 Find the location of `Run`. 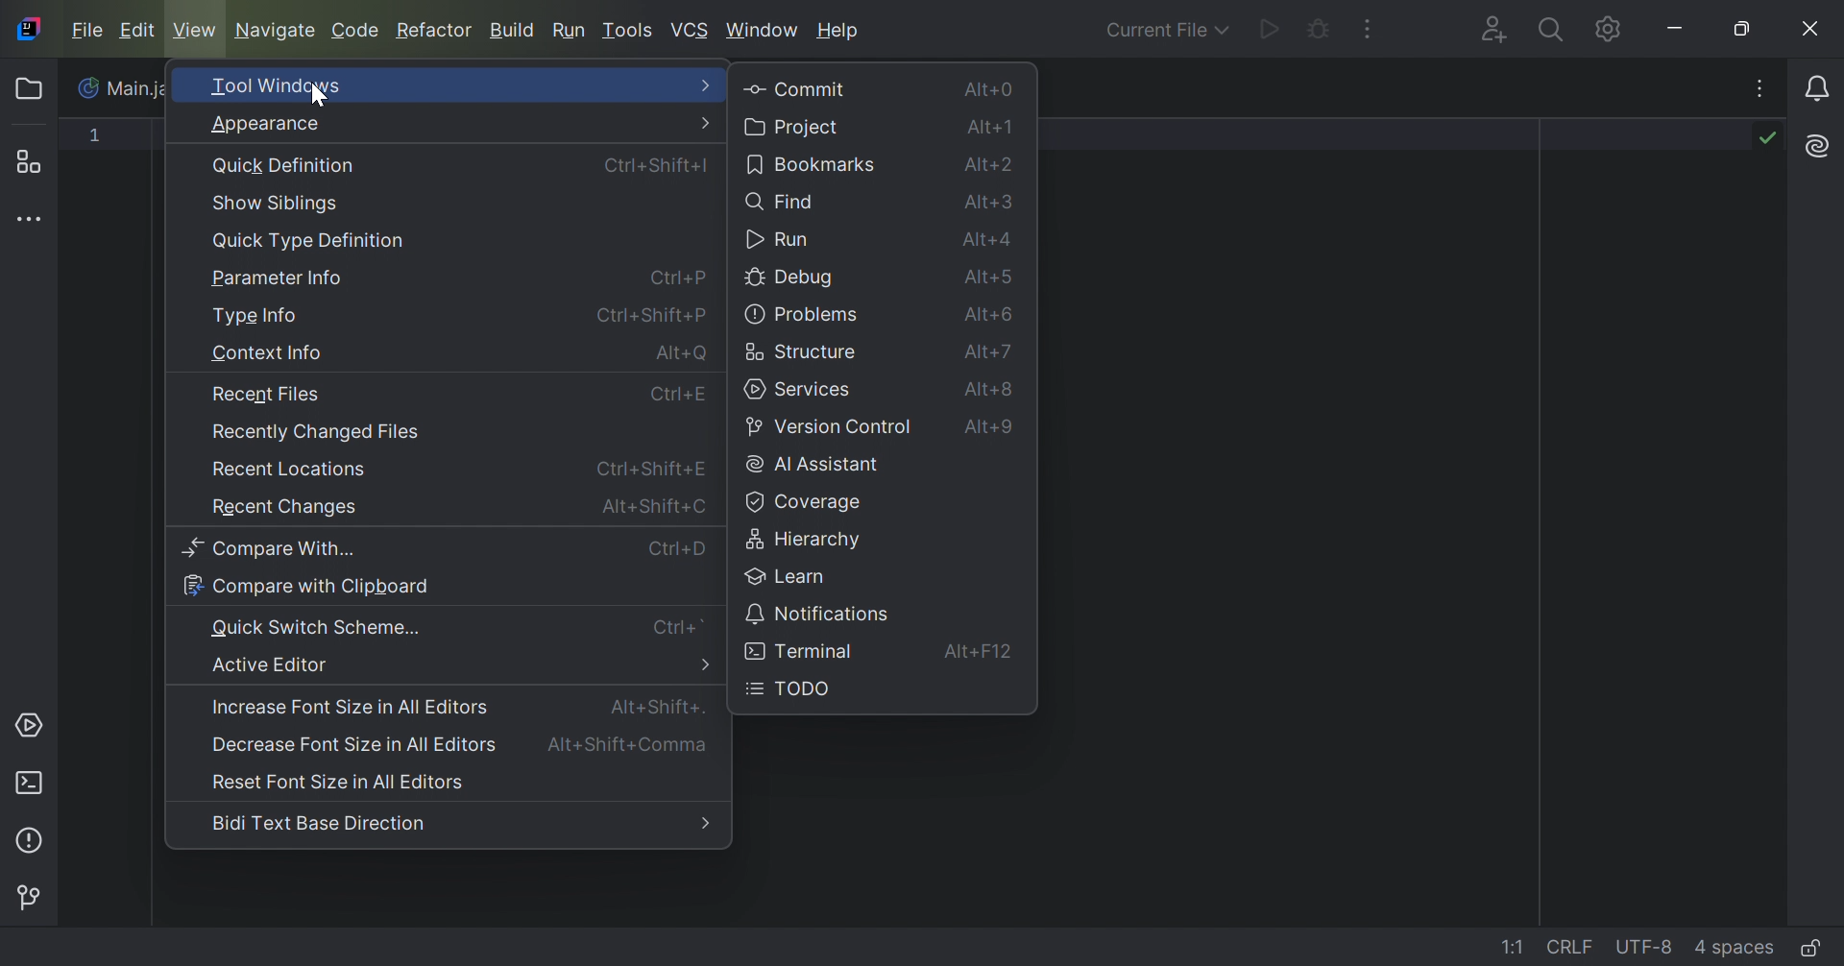

Run is located at coordinates (779, 240).